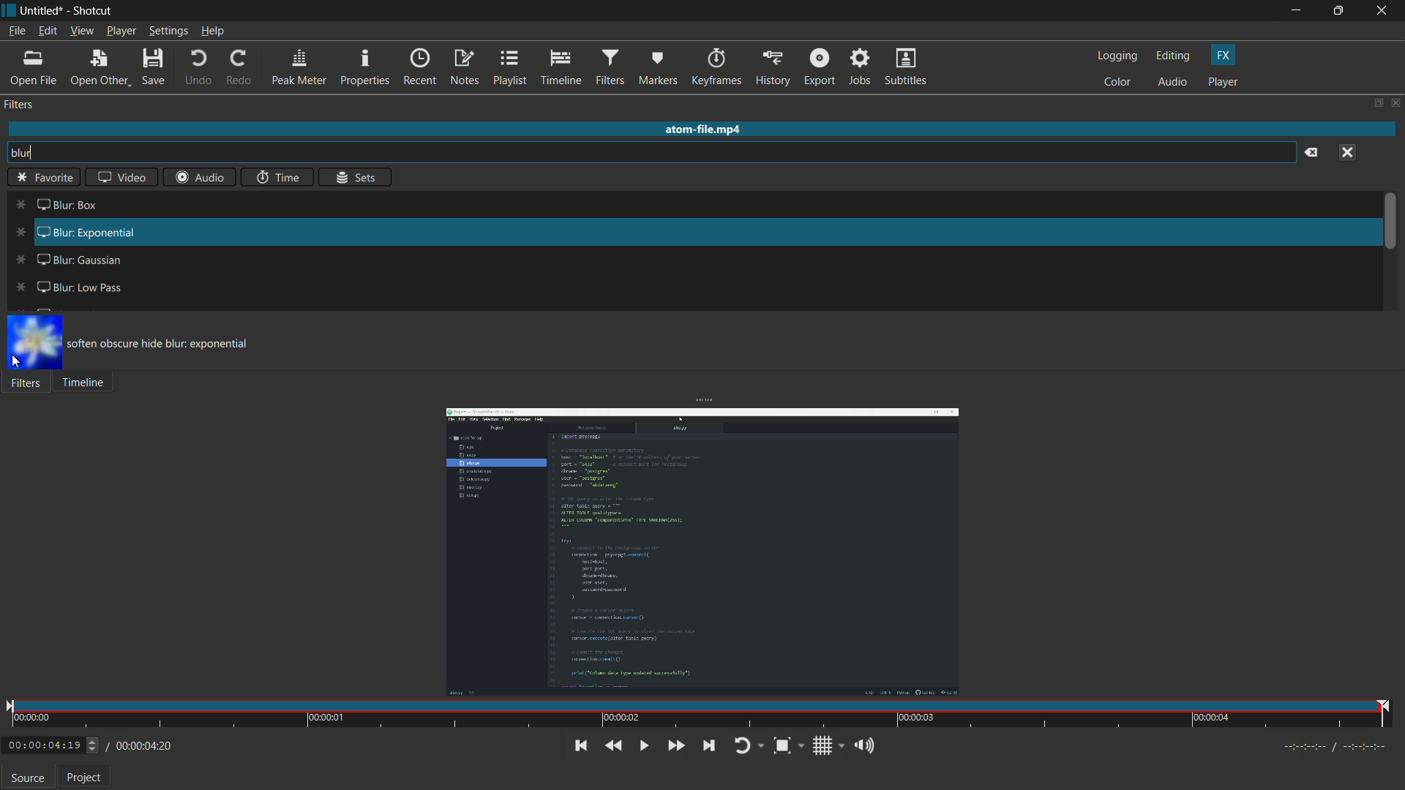 The width and height of the screenshot is (1405, 790). I want to click on file menu, so click(17, 33).